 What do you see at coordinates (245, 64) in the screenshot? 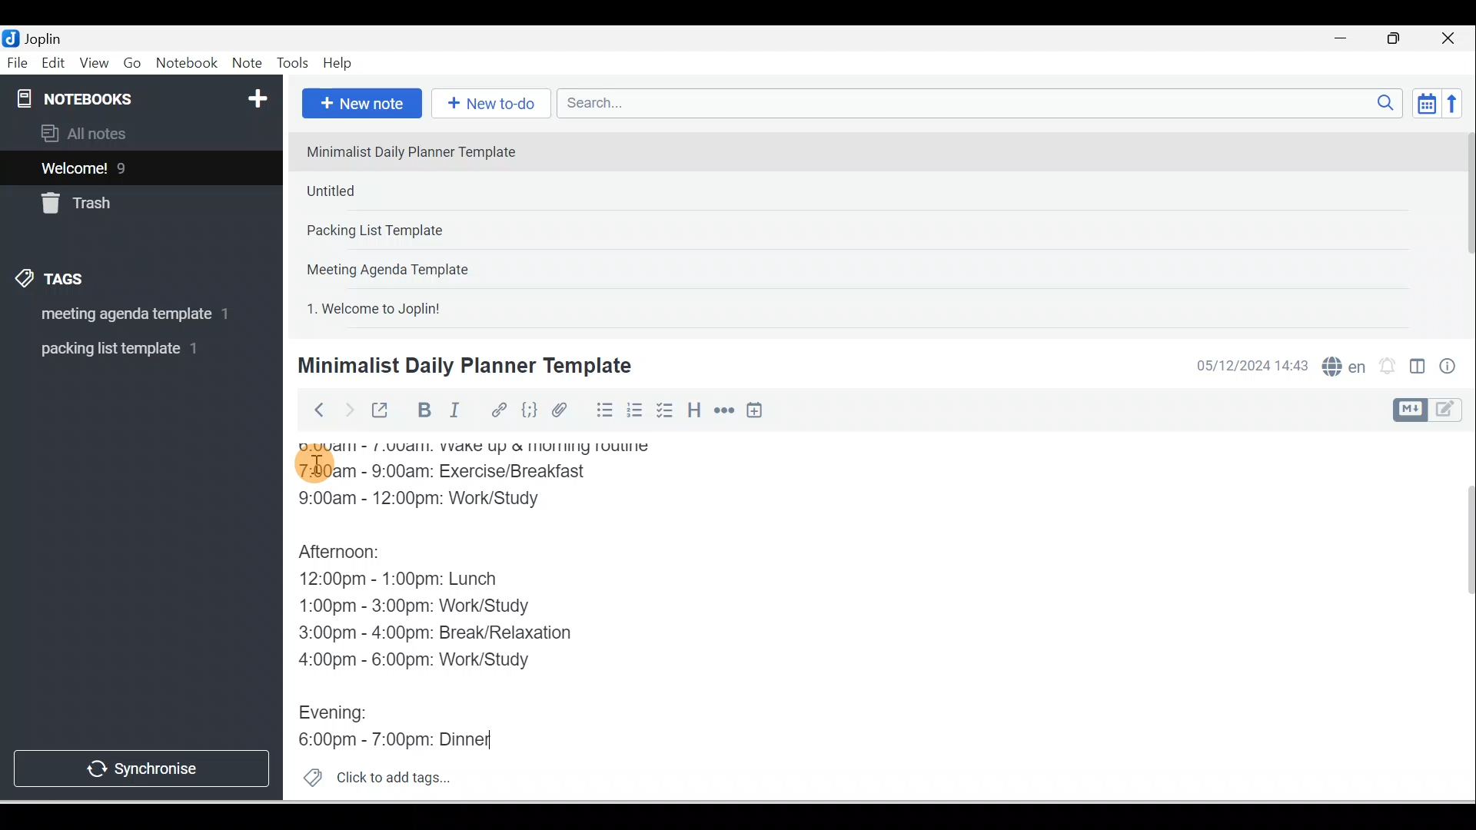
I see `Note` at bounding box center [245, 64].